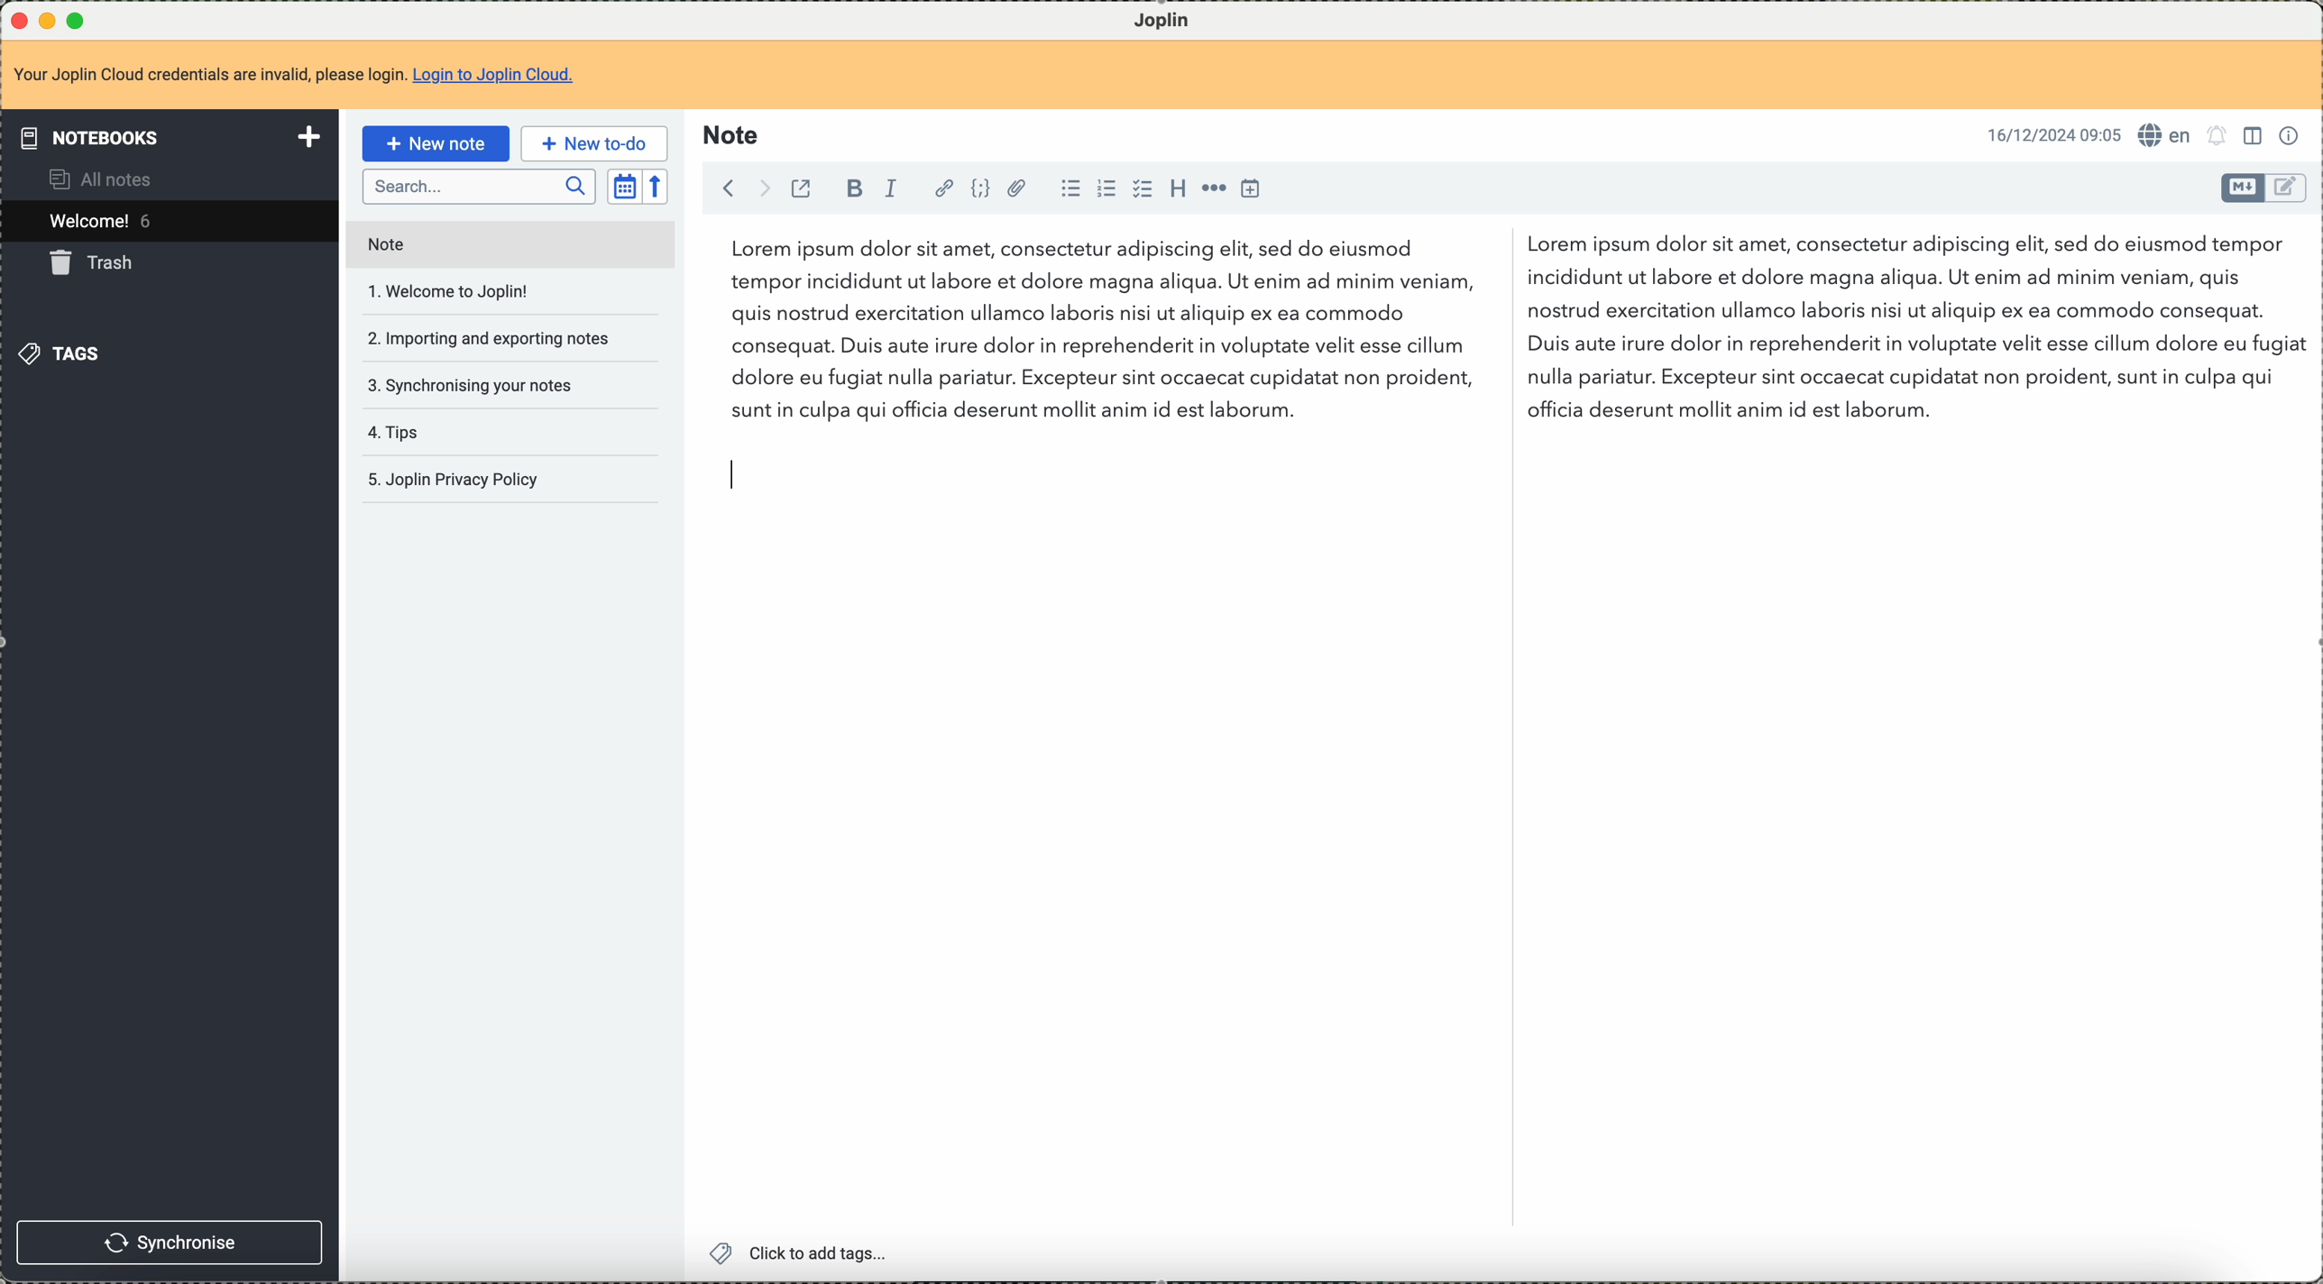  What do you see at coordinates (79, 18) in the screenshot?
I see `maximize` at bounding box center [79, 18].